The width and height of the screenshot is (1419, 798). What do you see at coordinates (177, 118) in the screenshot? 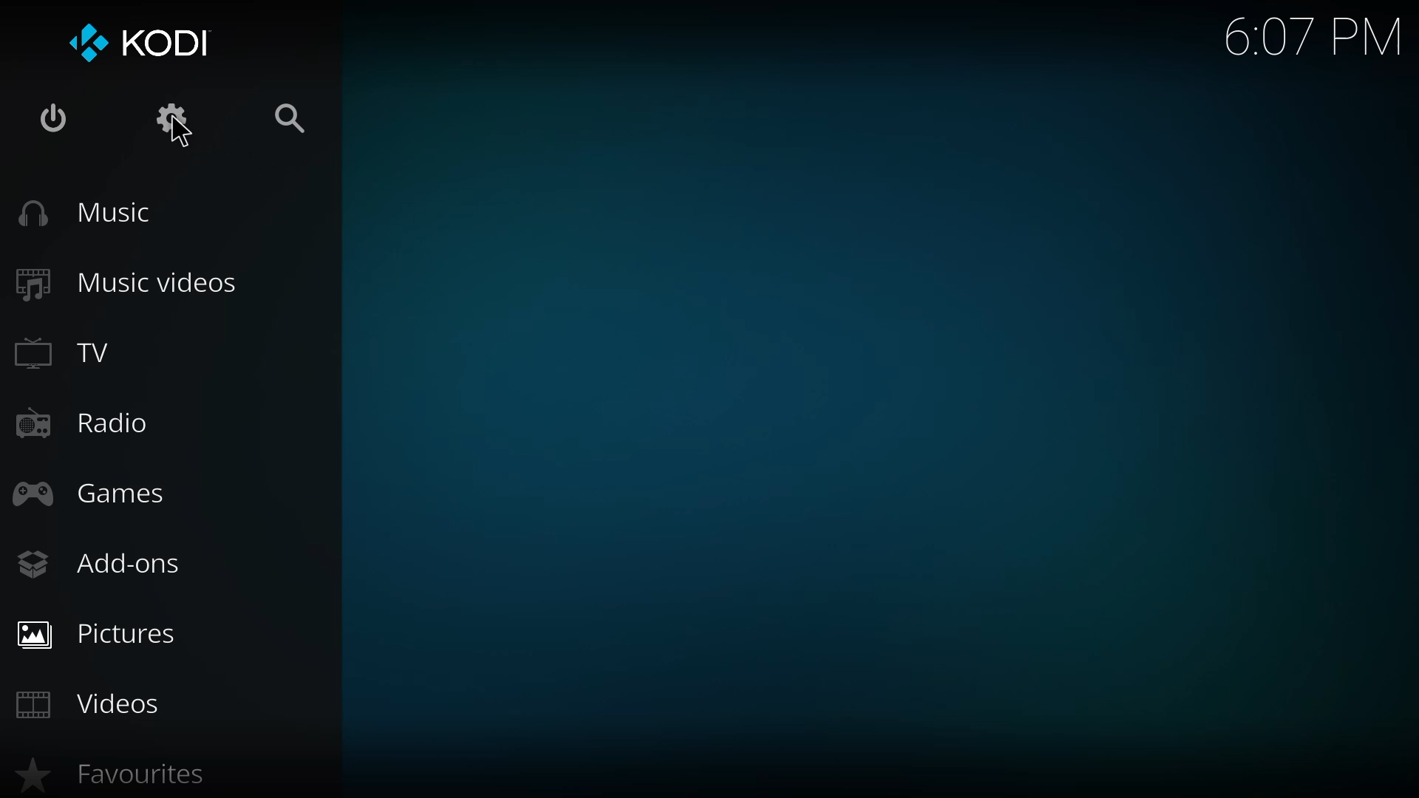
I see `settings` at bounding box center [177, 118].